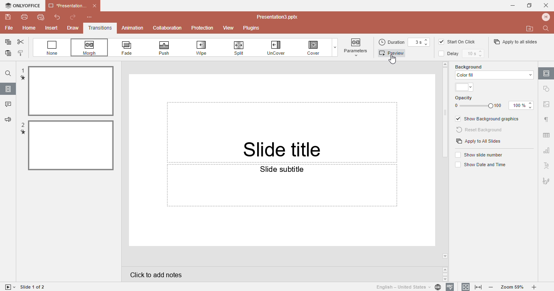  Describe the element at coordinates (515, 42) in the screenshot. I see `Apply to all slides` at that location.